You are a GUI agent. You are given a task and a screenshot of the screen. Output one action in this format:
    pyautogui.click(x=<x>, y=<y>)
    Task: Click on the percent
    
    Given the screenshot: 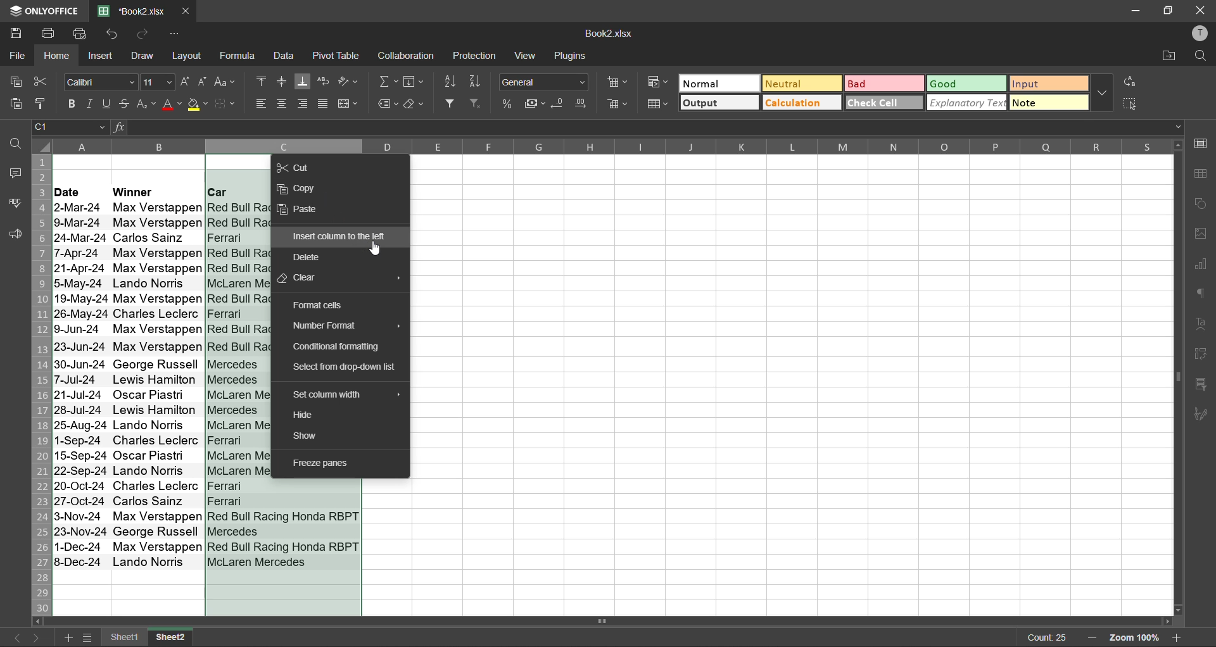 What is the action you would take?
    pyautogui.click(x=509, y=104)
    